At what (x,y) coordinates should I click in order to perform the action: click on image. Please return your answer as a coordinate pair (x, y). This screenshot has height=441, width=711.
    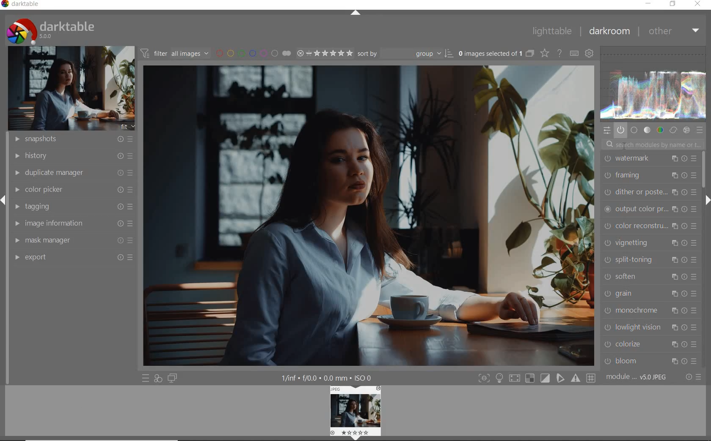
    Looking at the image, I should click on (68, 89).